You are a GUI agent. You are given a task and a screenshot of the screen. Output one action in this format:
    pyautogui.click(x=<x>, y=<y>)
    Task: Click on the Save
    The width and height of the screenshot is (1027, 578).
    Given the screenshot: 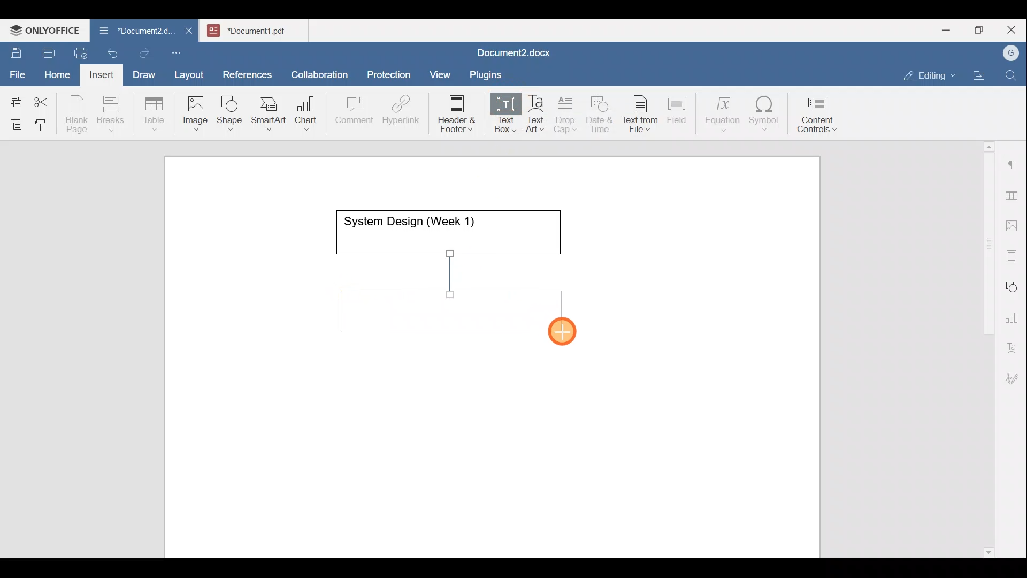 What is the action you would take?
    pyautogui.click(x=15, y=50)
    